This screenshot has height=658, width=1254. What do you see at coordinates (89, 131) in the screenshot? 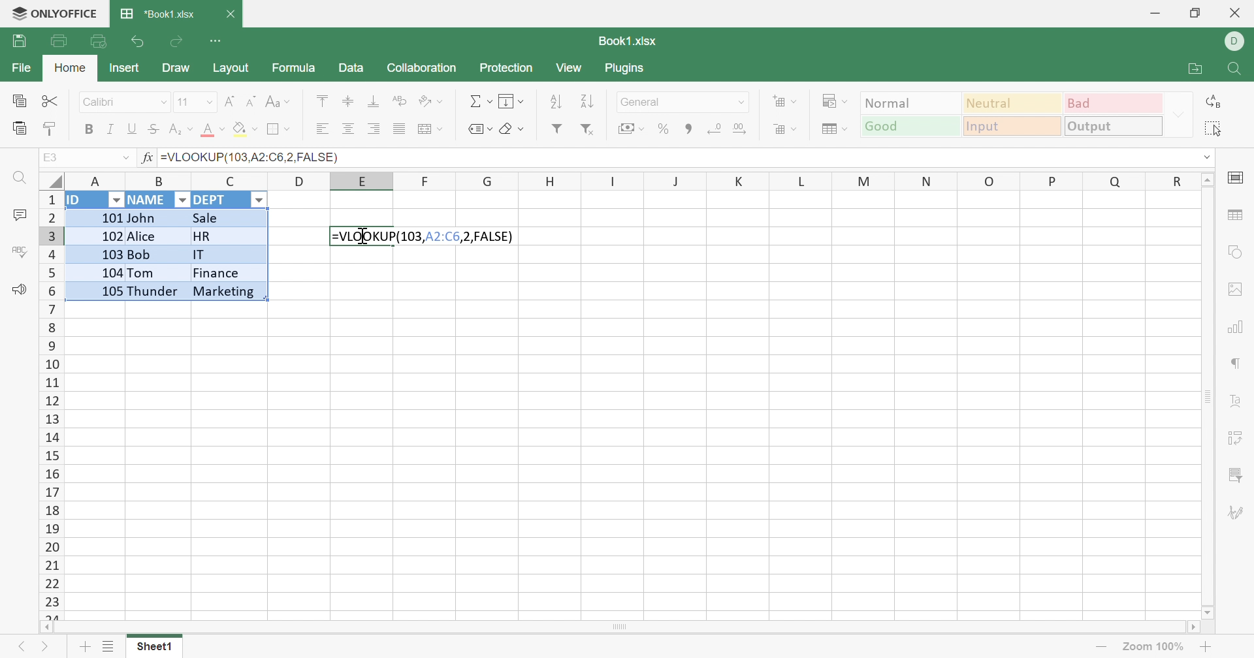
I see `Bold` at bounding box center [89, 131].